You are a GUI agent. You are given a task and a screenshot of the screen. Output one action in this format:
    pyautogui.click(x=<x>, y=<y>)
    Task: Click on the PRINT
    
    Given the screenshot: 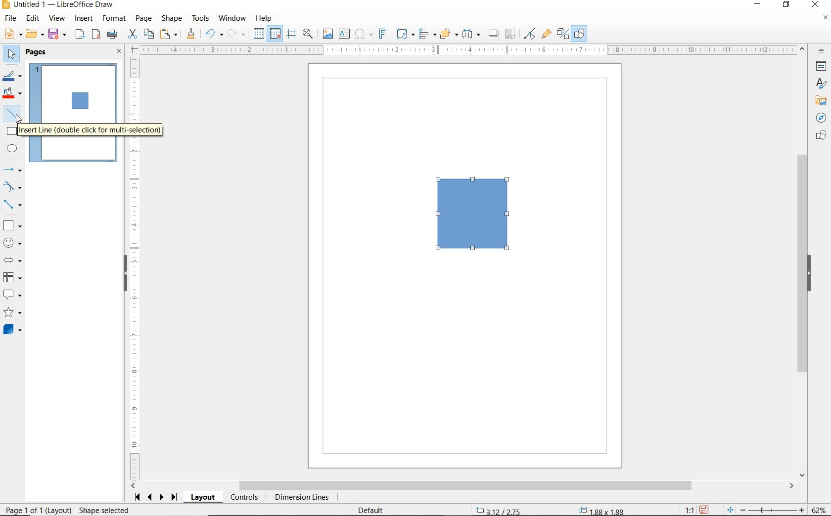 What is the action you would take?
    pyautogui.click(x=113, y=36)
    